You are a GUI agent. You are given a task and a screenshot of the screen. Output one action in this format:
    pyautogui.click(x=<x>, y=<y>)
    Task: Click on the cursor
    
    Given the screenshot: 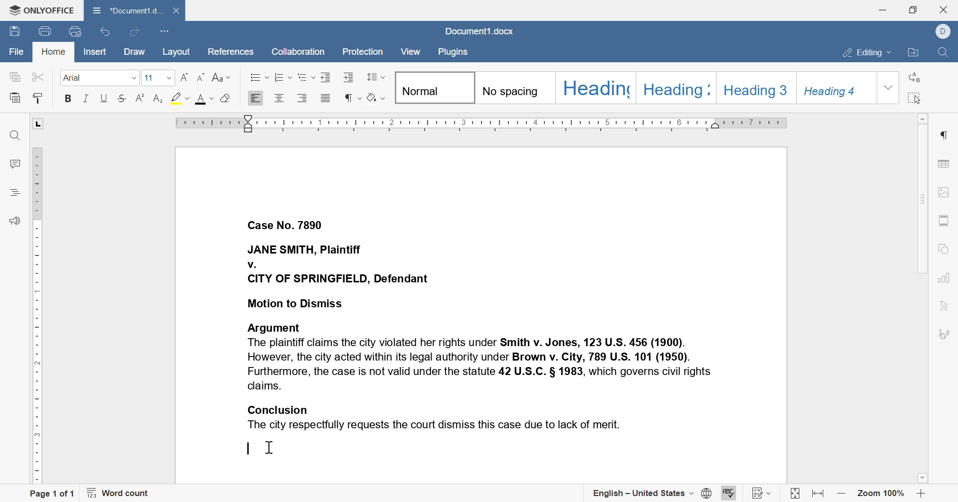 What is the action you would take?
    pyautogui.click(x=274, y=449)
    